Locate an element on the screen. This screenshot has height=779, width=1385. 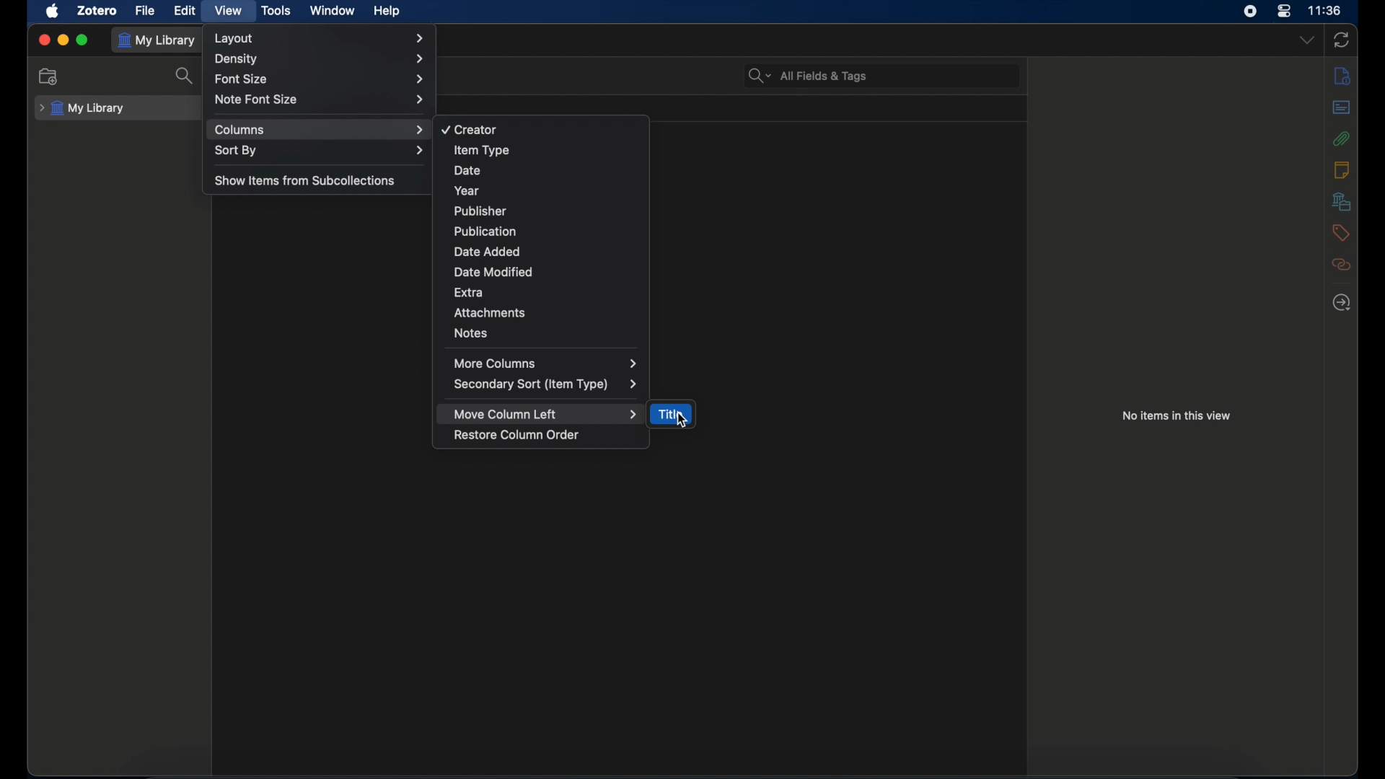
date is located at coordinates (467, 170).